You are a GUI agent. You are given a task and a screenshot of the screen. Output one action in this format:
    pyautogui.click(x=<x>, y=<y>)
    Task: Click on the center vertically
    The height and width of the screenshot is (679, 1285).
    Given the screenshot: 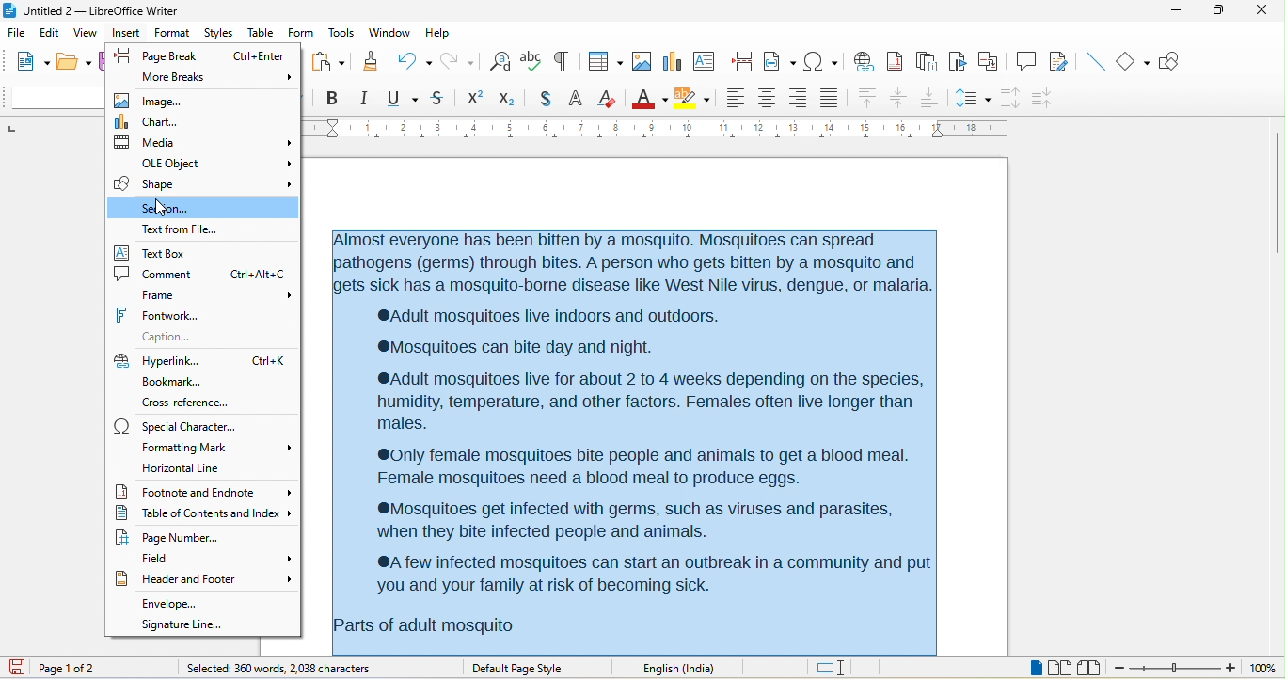 What is the action you would take?
    pyautogui.click(x=898, y=98)
    